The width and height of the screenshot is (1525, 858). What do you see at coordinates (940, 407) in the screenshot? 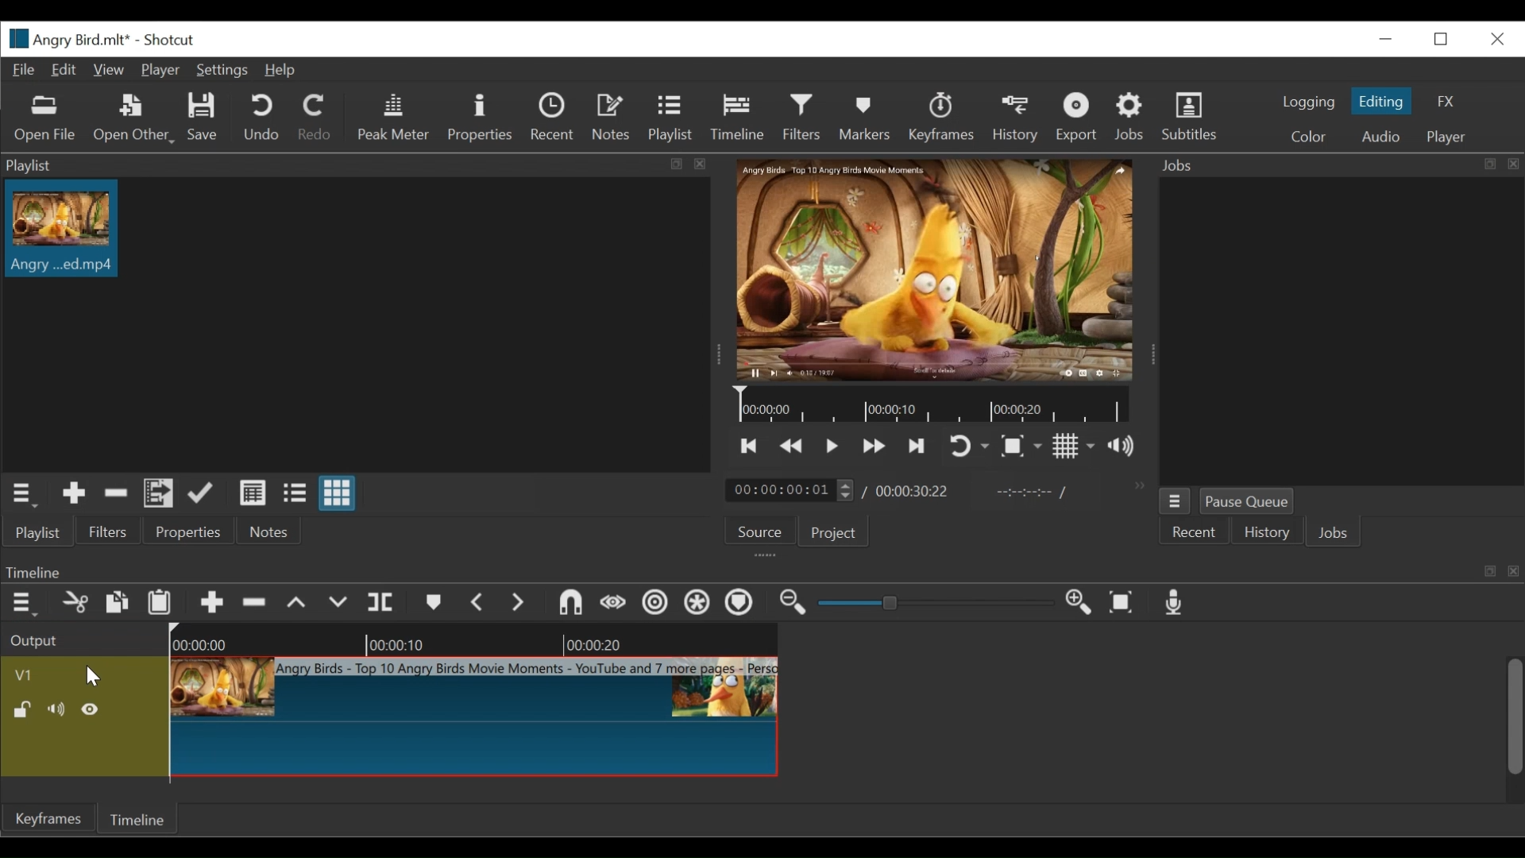
I see `Timeline ` at bounding box center [940, 407].